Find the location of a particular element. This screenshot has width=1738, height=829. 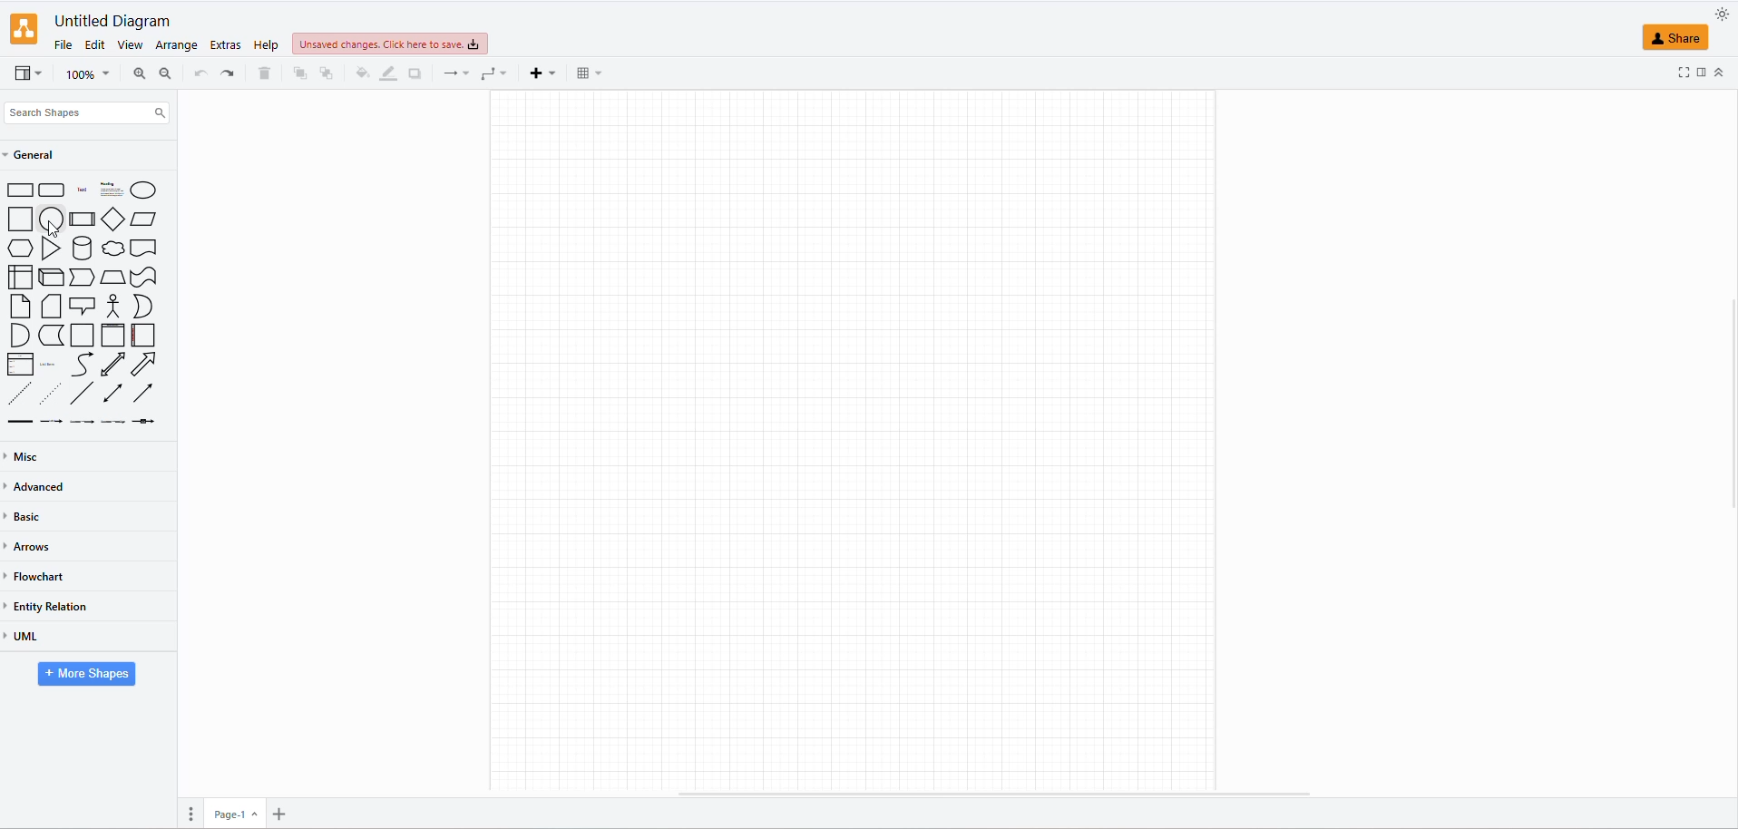

PAGES is located at coordinates (184, 811).